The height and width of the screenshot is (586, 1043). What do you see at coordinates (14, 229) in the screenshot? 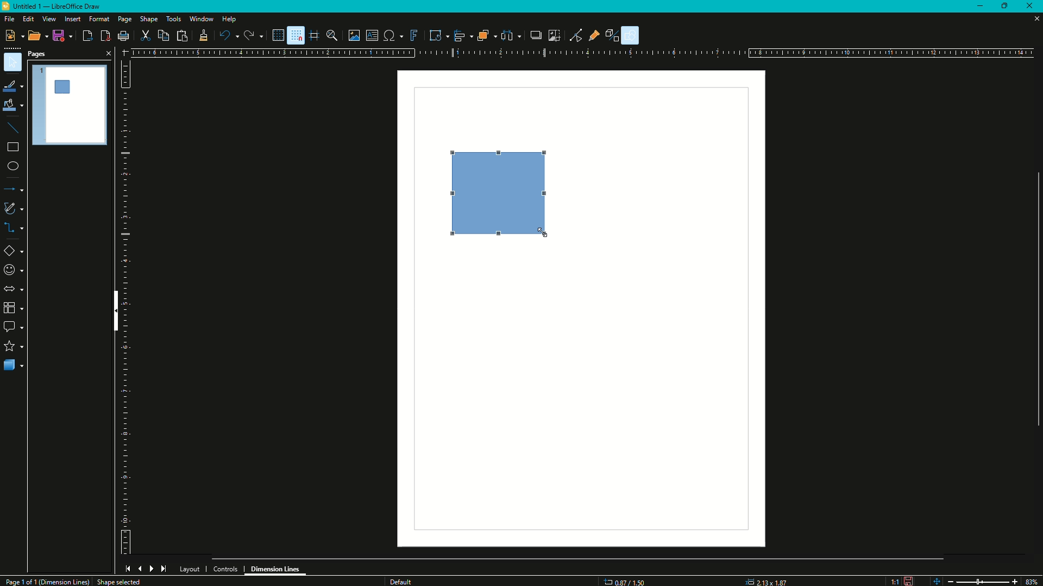
I see `Connectors` at bounding box center [14, 229].